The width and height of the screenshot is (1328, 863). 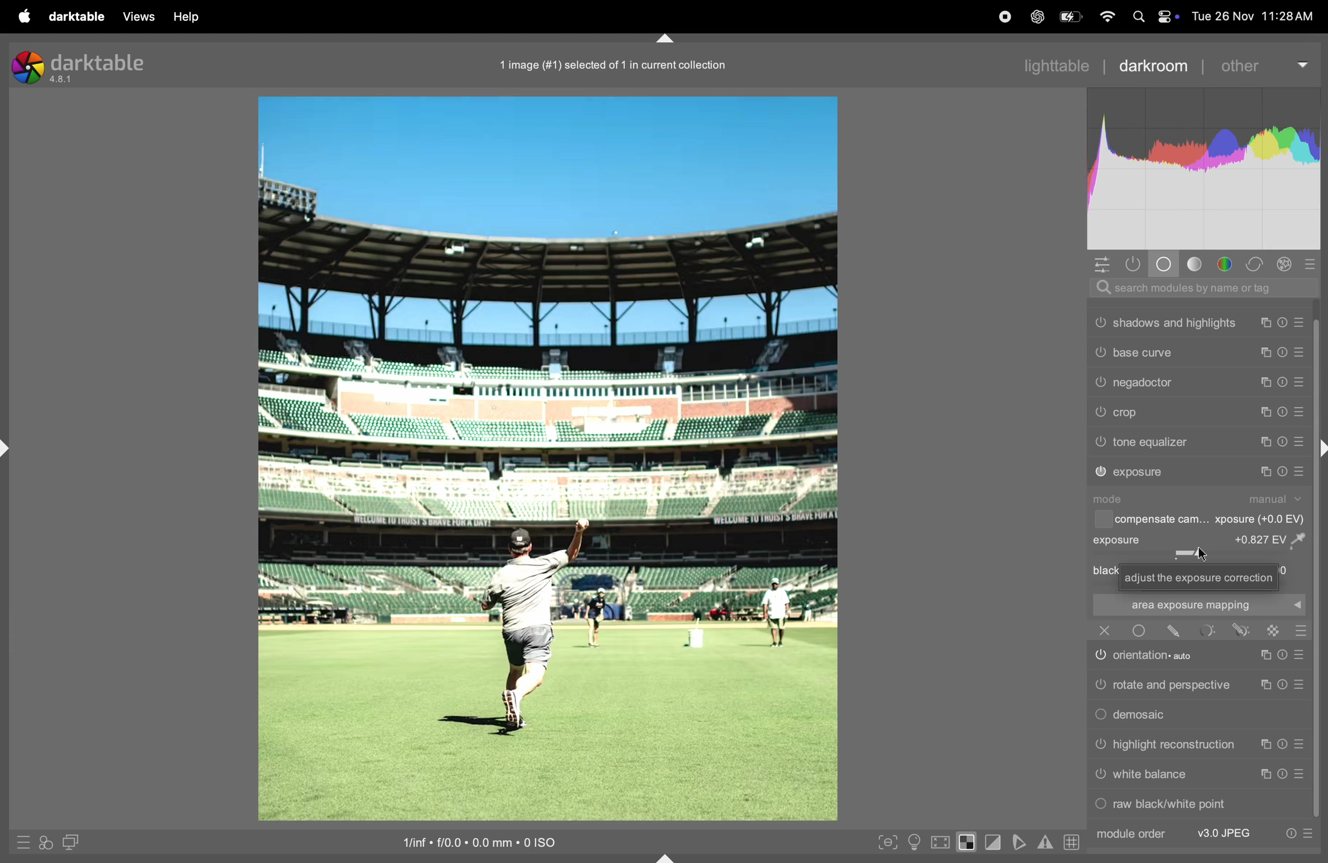 What do you see at coordinates (1100, 351) in the screenshot?
I see `Switch on or off` at bounding box center [1100, 351].